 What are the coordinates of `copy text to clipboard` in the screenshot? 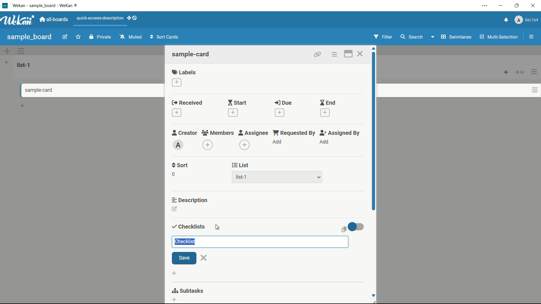 It's located at (342, 229).